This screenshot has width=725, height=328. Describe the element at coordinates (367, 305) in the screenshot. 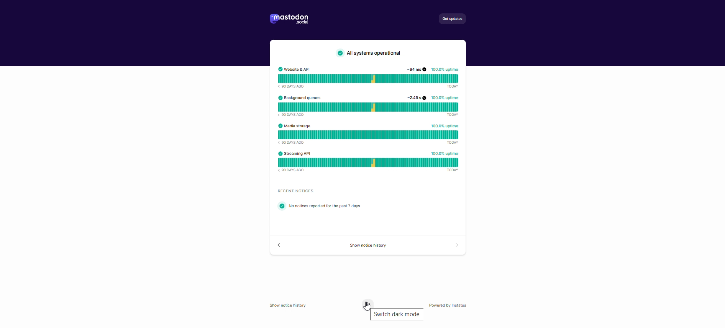

I see `switch to dark mode` at that location.